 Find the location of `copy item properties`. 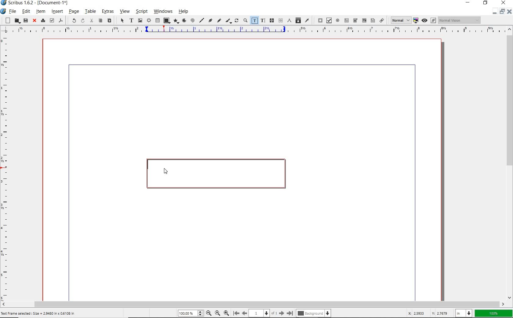

copy item properties is located at coordinates (298, 20).